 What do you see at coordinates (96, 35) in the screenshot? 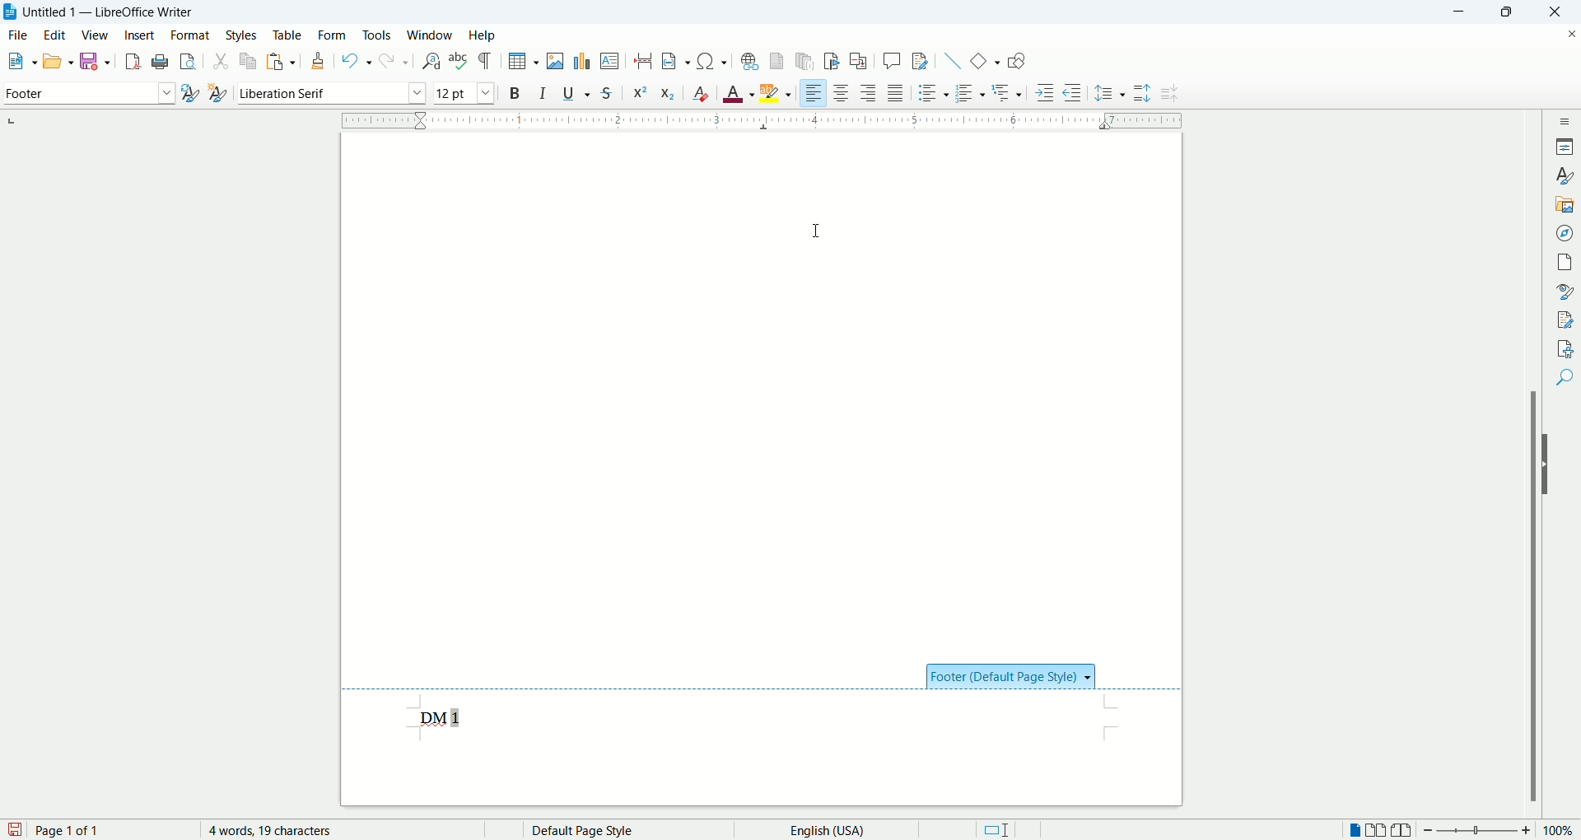
I see `view` at bounding box center [96, 35].